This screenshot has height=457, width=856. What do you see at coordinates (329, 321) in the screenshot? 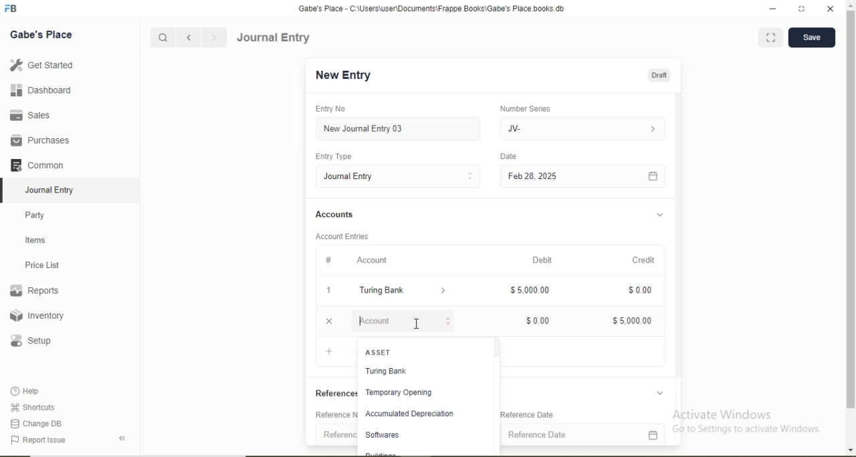
I see `Close` at bounding box center [329, 321].